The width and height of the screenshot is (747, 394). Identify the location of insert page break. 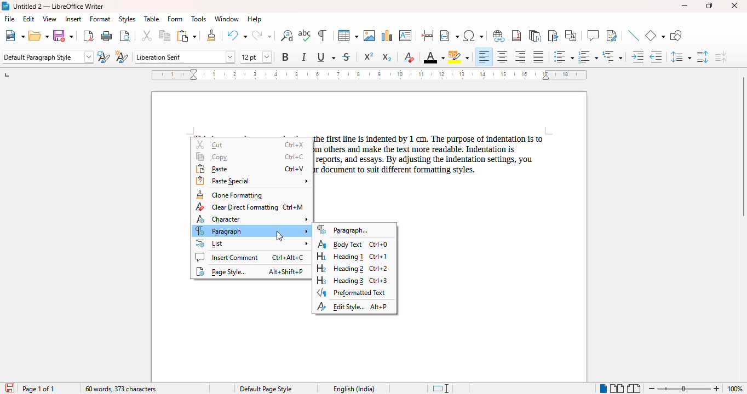
(427, 36).